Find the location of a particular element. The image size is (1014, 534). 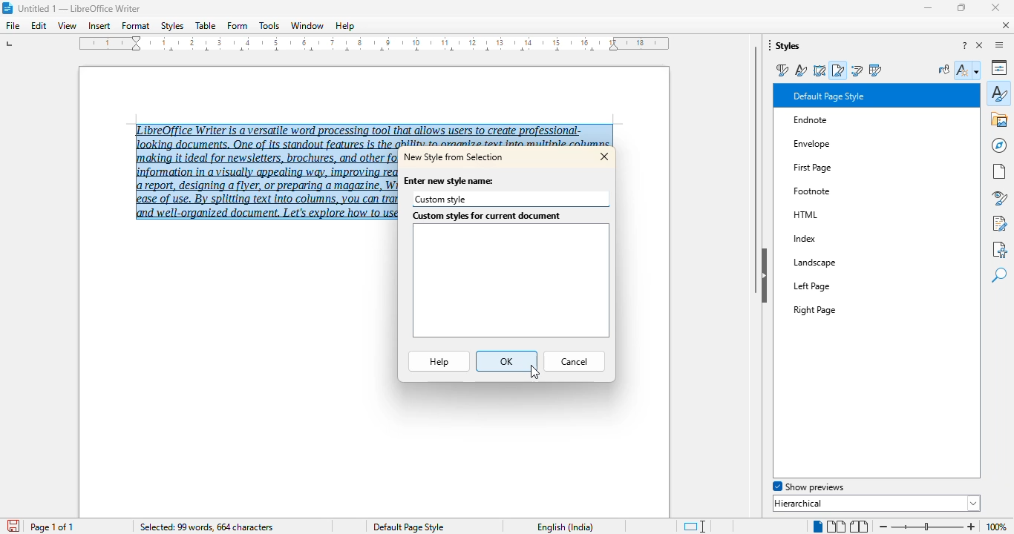

zoom out is located at coordinates (882, 526).